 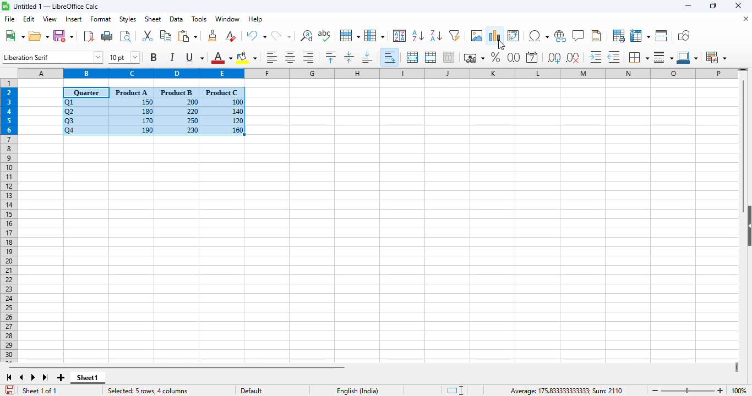 What do you see at coordinates (308, 57) in the screenshot?
I see `align right` at bounding box center [308, 57].